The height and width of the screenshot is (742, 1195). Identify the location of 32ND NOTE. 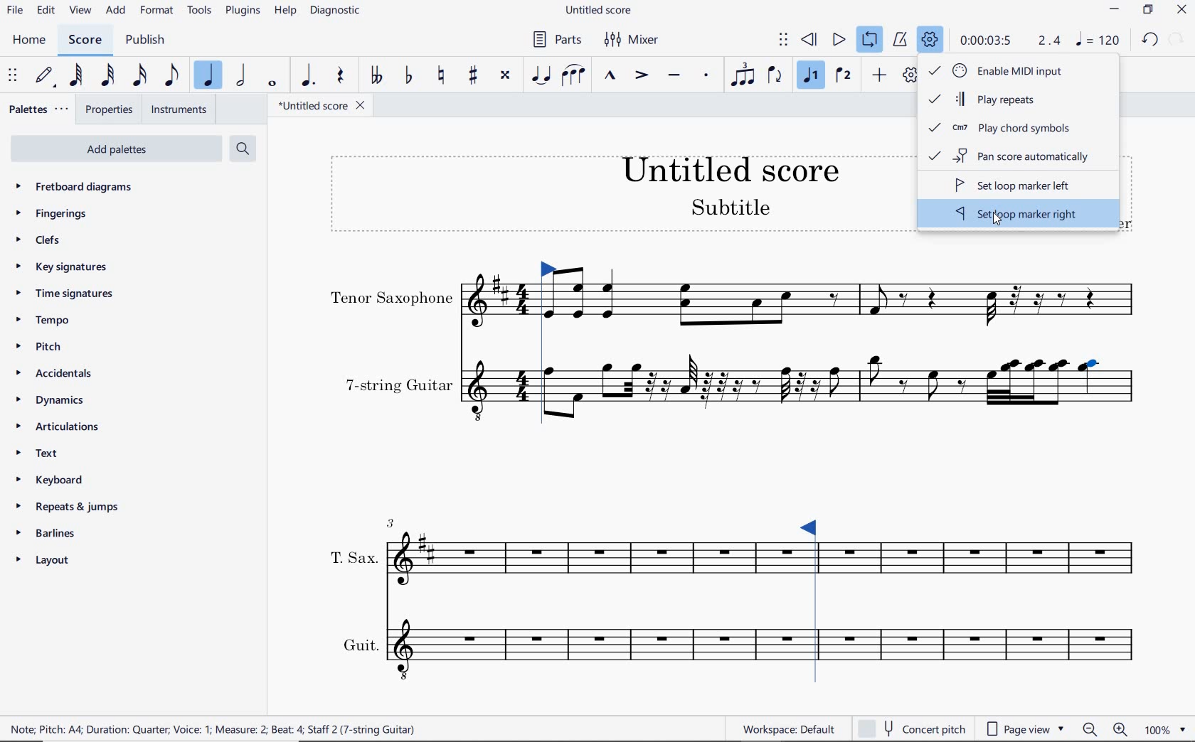
(107, 75).